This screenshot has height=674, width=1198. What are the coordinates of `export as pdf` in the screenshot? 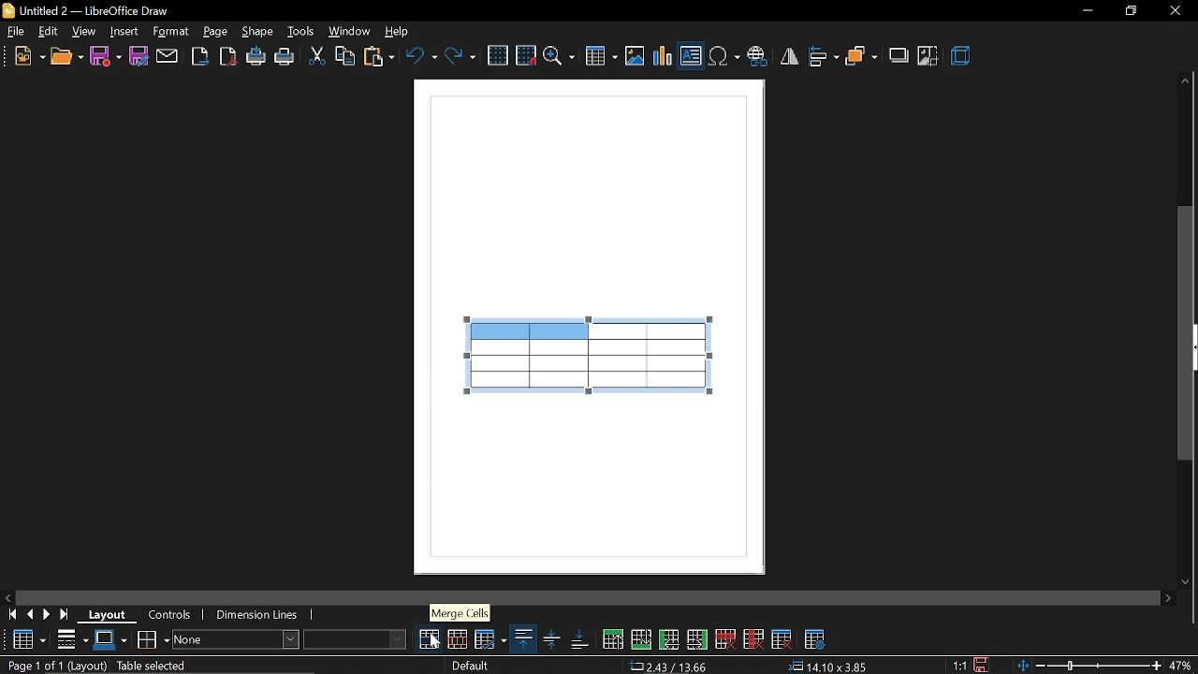 It's located at (226, 56).